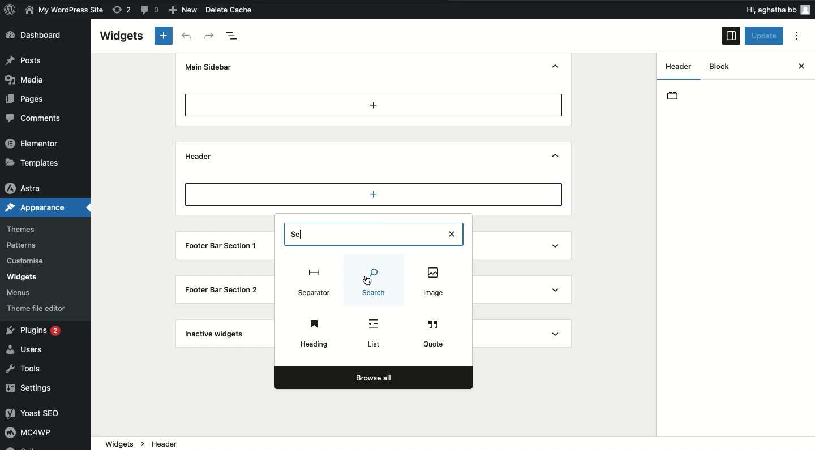  I want to click on Separator, so click(436, 332).